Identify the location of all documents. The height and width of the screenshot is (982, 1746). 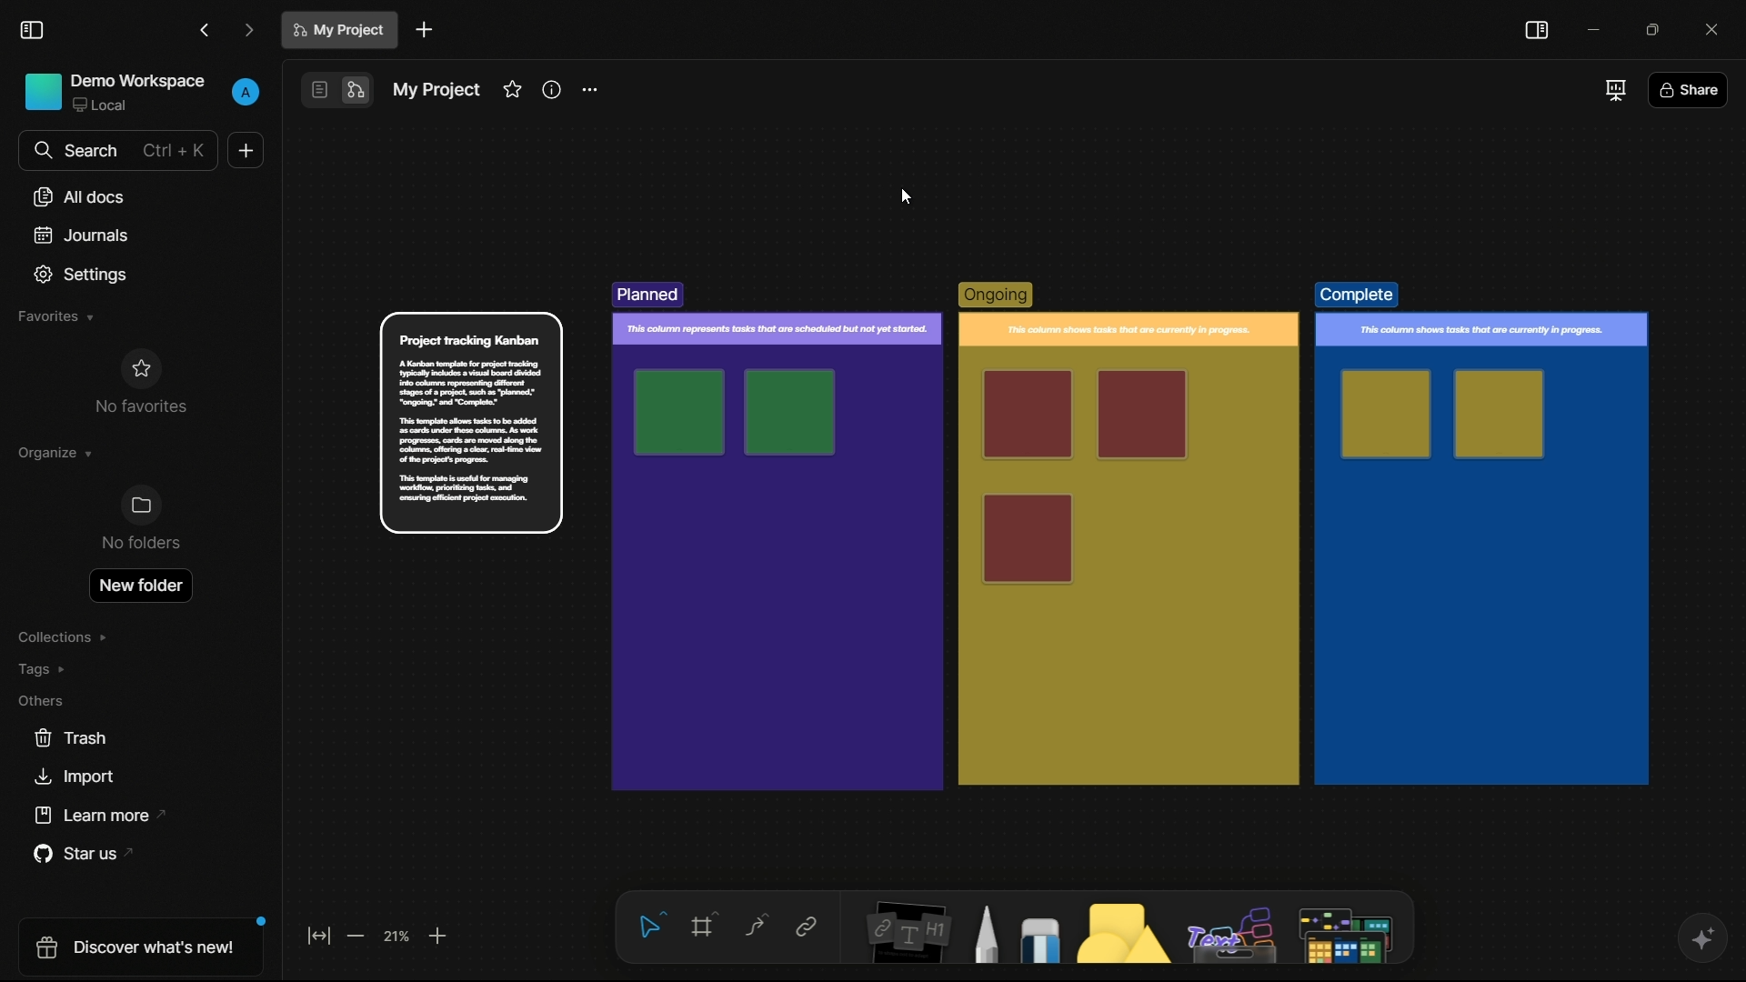
(81, 196).